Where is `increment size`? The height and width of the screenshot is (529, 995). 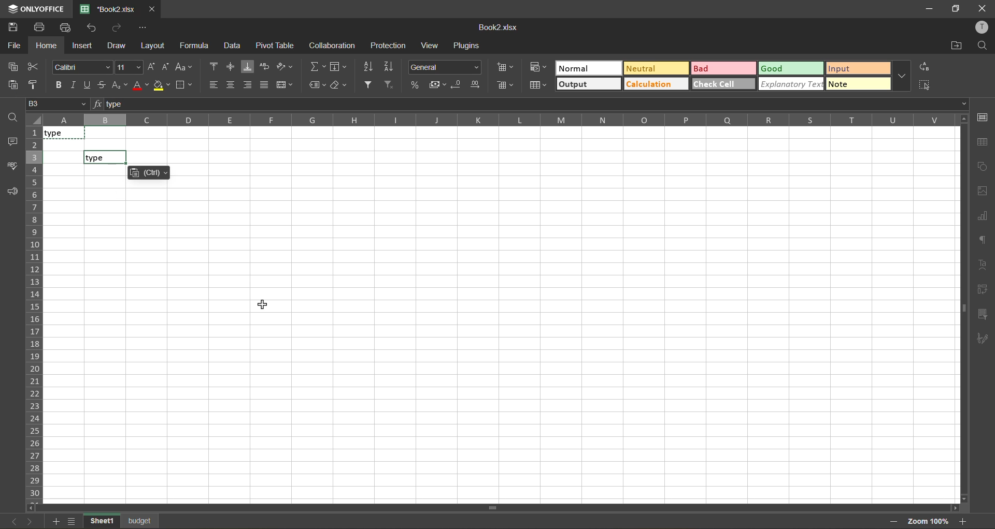 increment size is located at coordinates (152, 66).